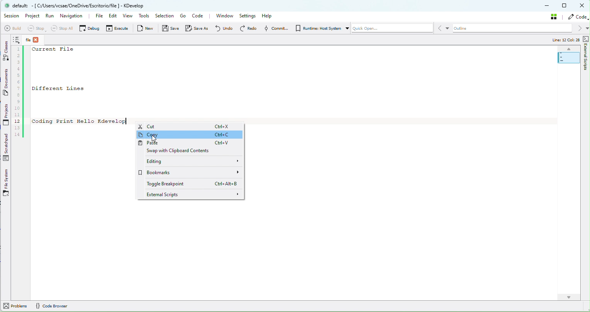  Describe the element at coordinates (164, 16) in the screenshot. I see `Selection` at that location.